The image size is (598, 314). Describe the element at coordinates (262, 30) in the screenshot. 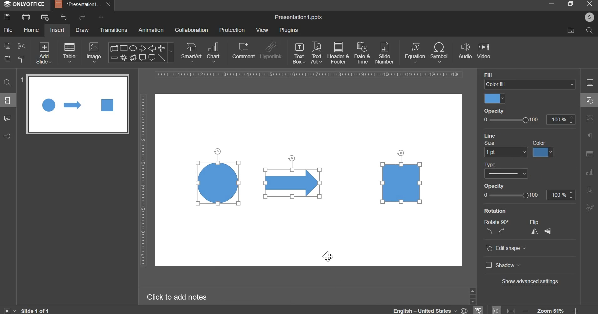

I see `view` at that location.